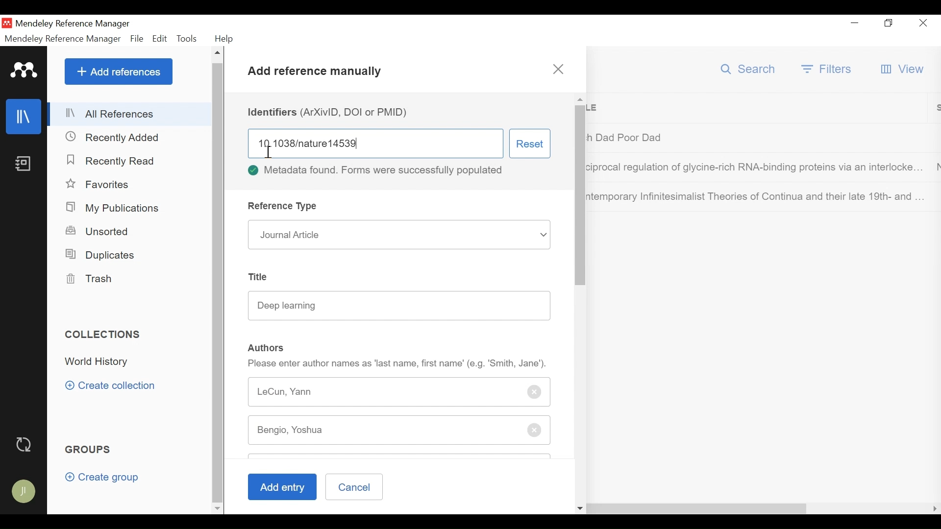 The image size is (941, 529). Describe the element at coordinates (331, 112) in the screenshot. I see `Identifiers (DOI ArXivID or PMID)` at that location.